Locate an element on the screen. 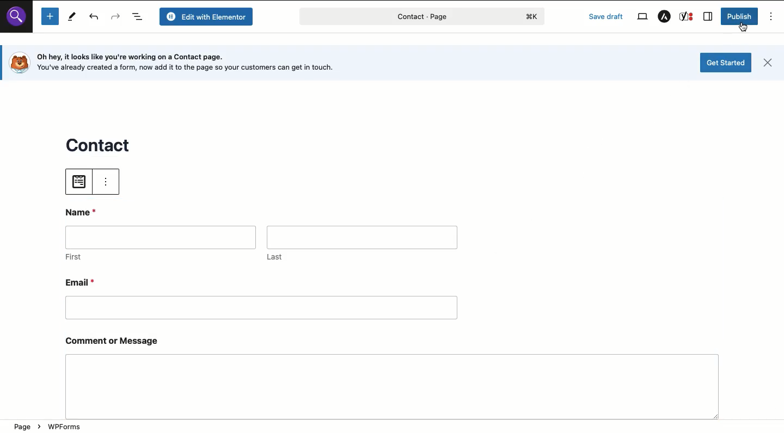  Options is located at coordinates (771, 16).